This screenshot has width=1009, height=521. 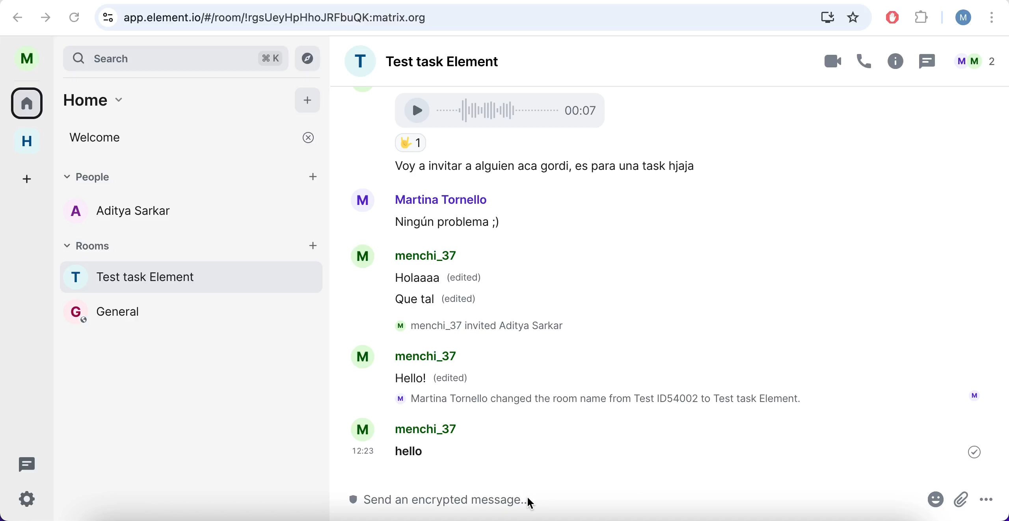 I want to click on Holaaaa (edited), so click(x=439, y=280).